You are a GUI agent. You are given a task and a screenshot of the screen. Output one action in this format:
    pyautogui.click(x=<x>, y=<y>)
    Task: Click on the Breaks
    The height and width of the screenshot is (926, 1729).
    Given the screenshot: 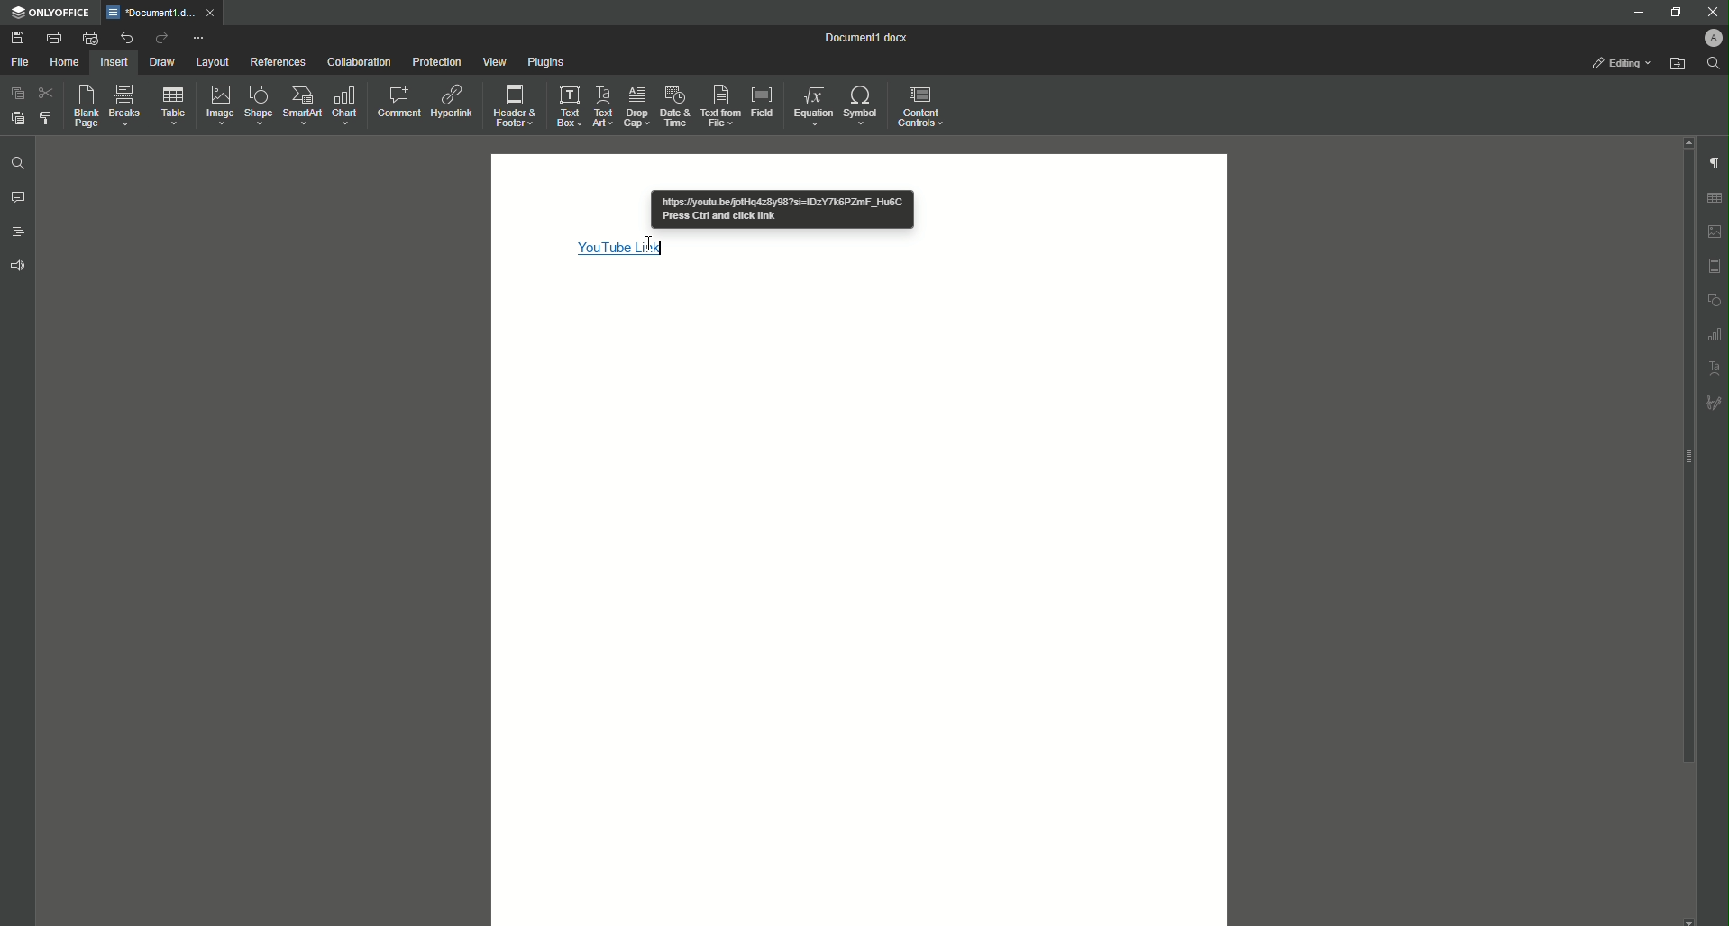 What is the action you would take?
    pyautogui.click(x=127, y=104)
    